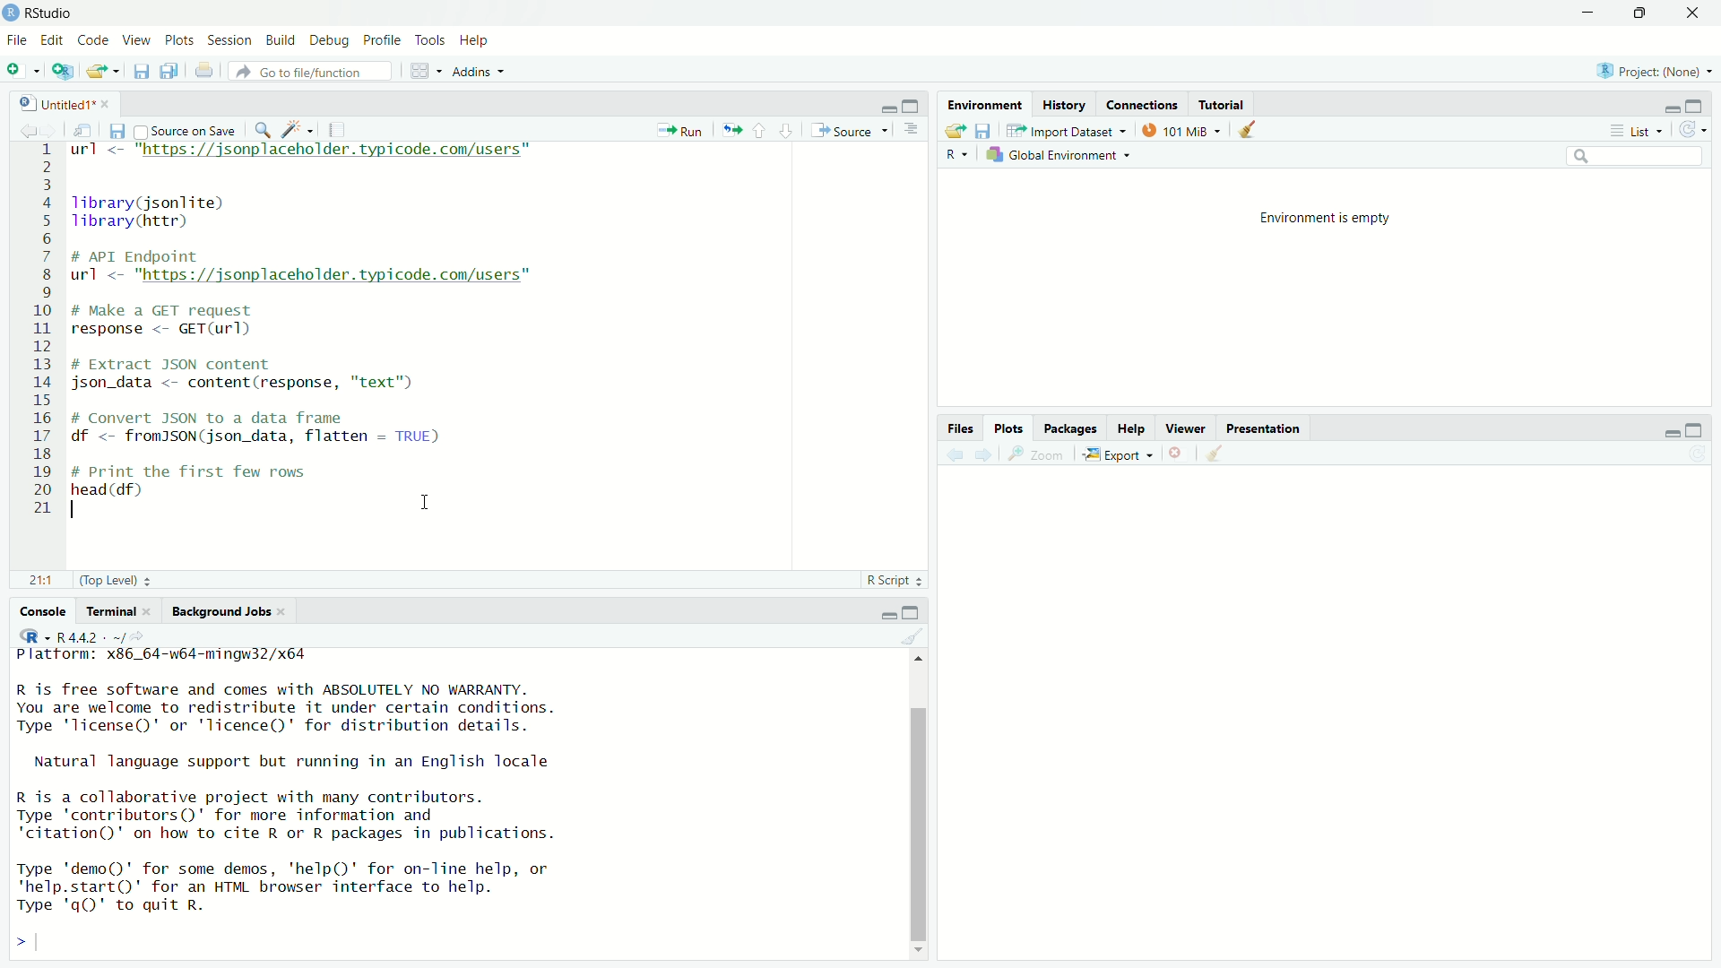 This screenshot has height=968, width=1721. I want to click on Tools, so click(431, 41).